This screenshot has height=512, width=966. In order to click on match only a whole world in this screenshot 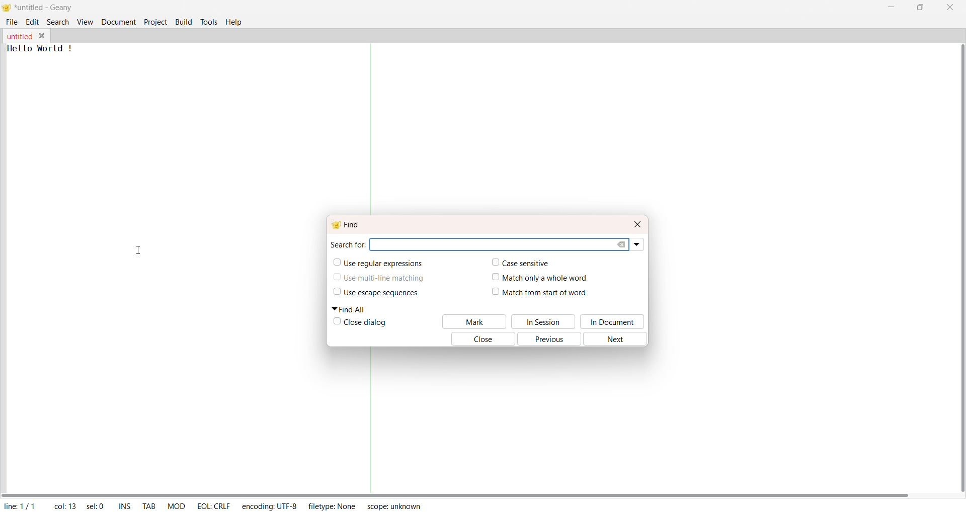, I will do `click(550, 278)`.